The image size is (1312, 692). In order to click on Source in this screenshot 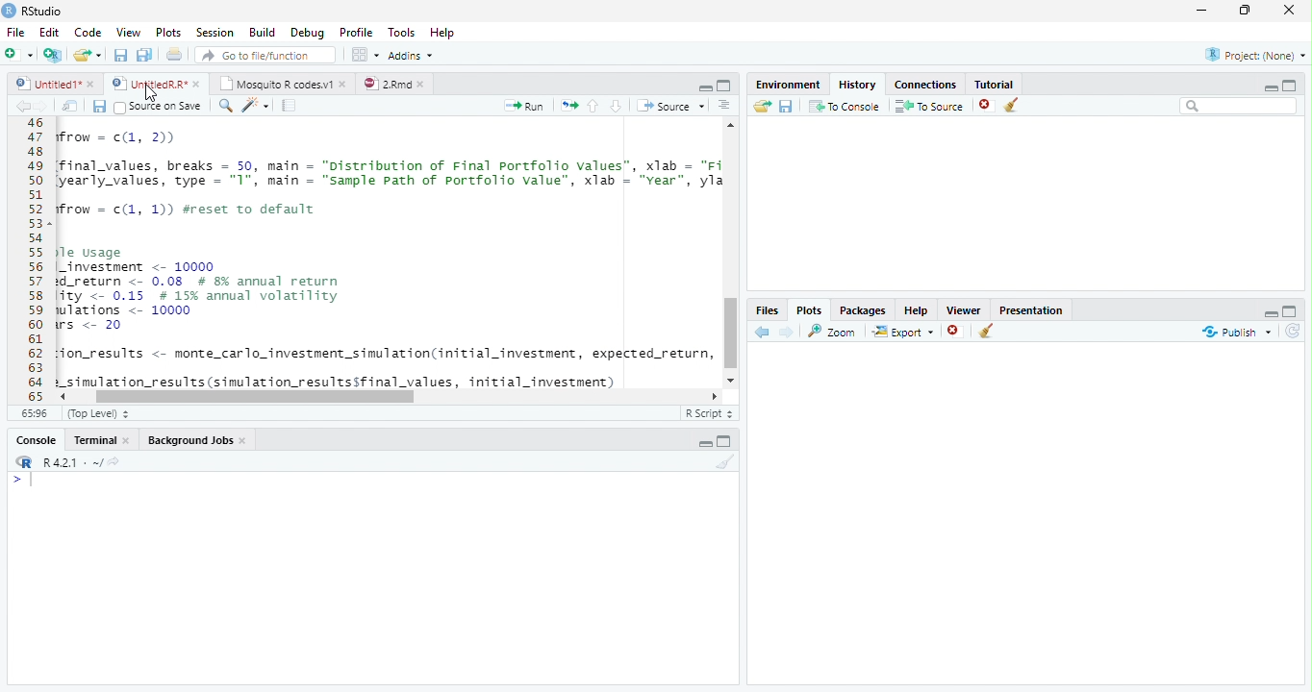, I will do `click(669, 105)`.